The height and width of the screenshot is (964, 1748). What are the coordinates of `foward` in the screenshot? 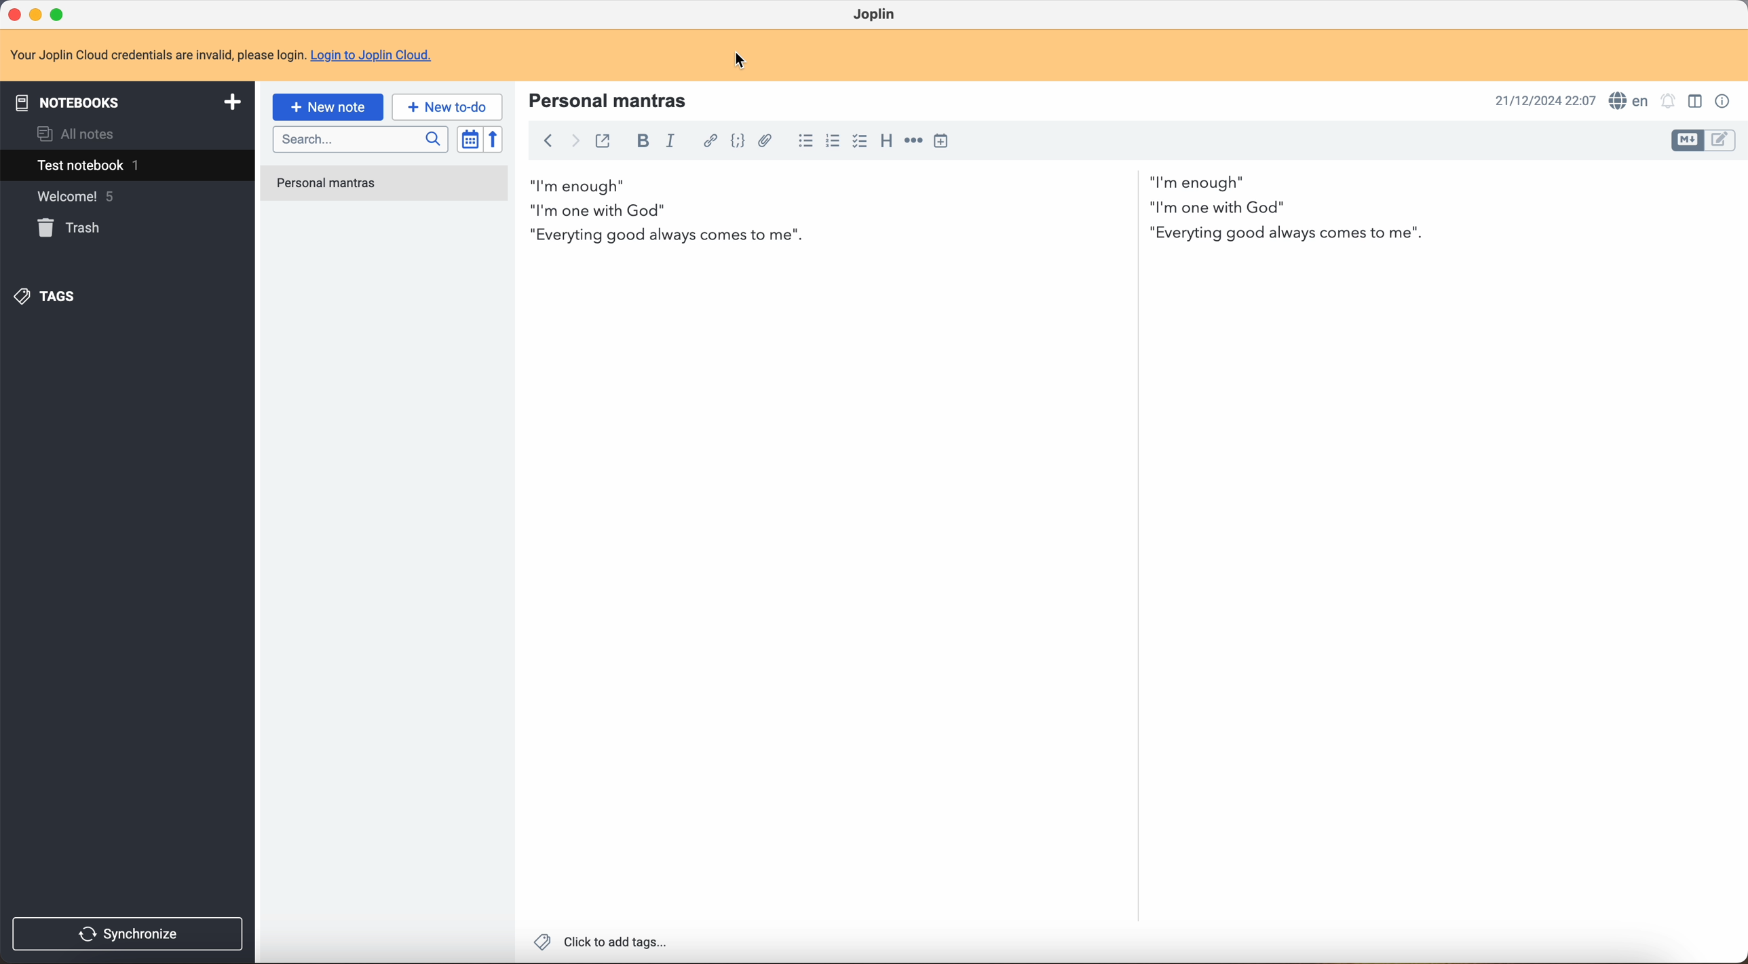 It's located at (575, 140).